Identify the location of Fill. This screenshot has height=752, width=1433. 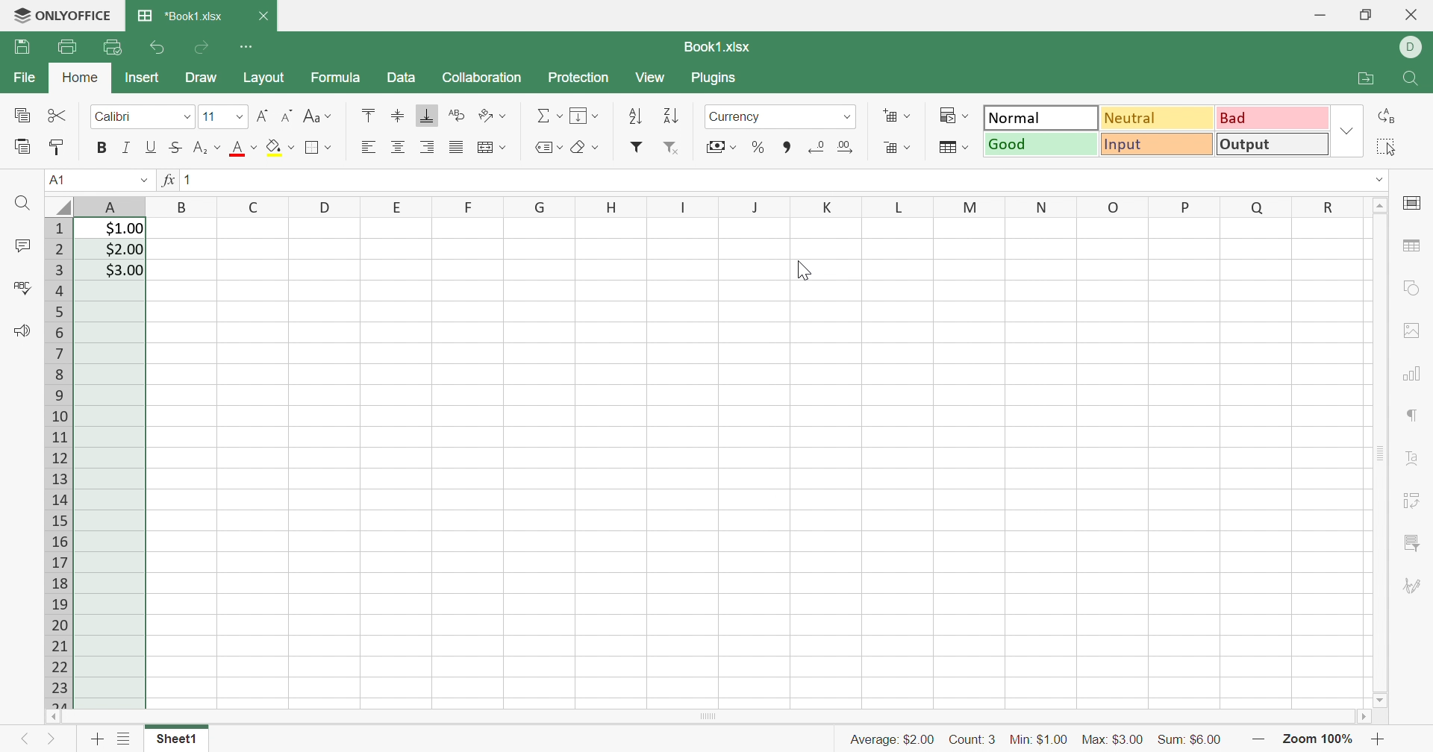
(583, 114).